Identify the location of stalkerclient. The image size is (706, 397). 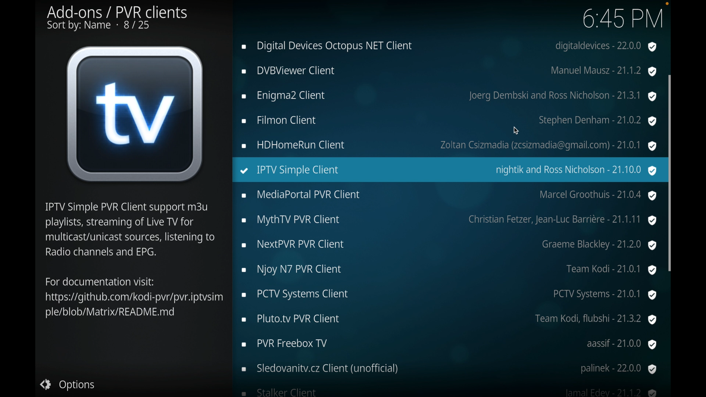
(449, 392).